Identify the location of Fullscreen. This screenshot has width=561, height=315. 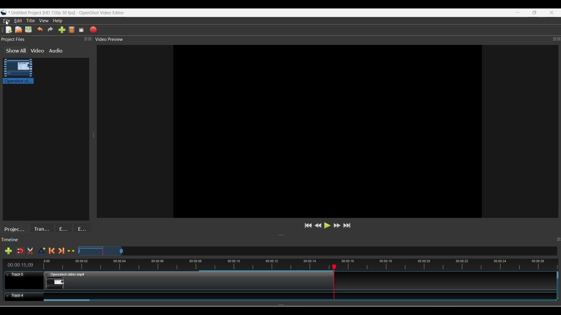
(81, 30).